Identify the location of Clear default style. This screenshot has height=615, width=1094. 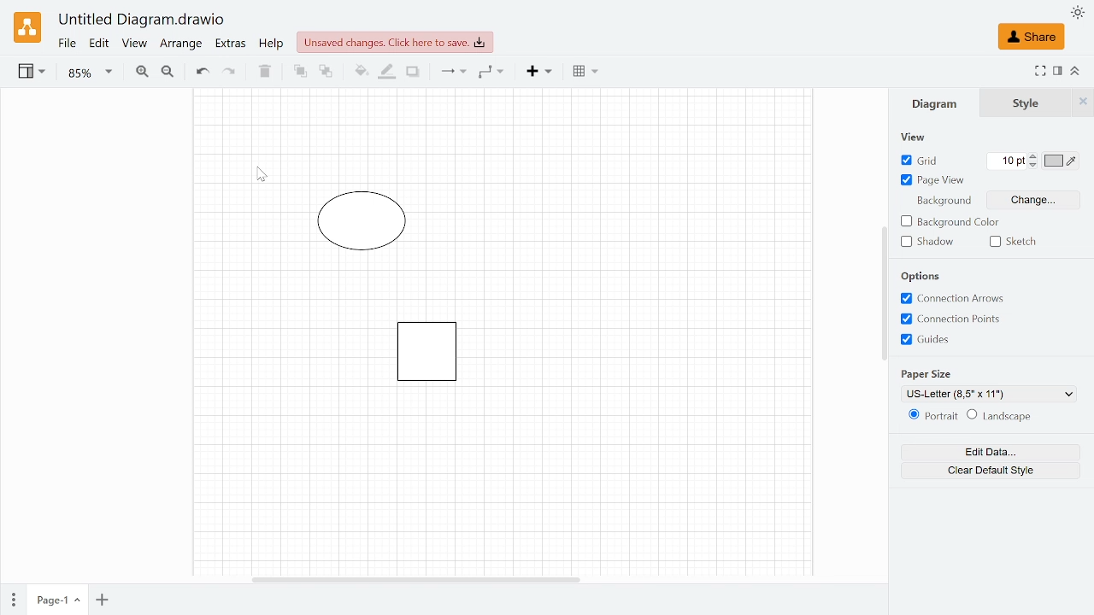
(990, 471).